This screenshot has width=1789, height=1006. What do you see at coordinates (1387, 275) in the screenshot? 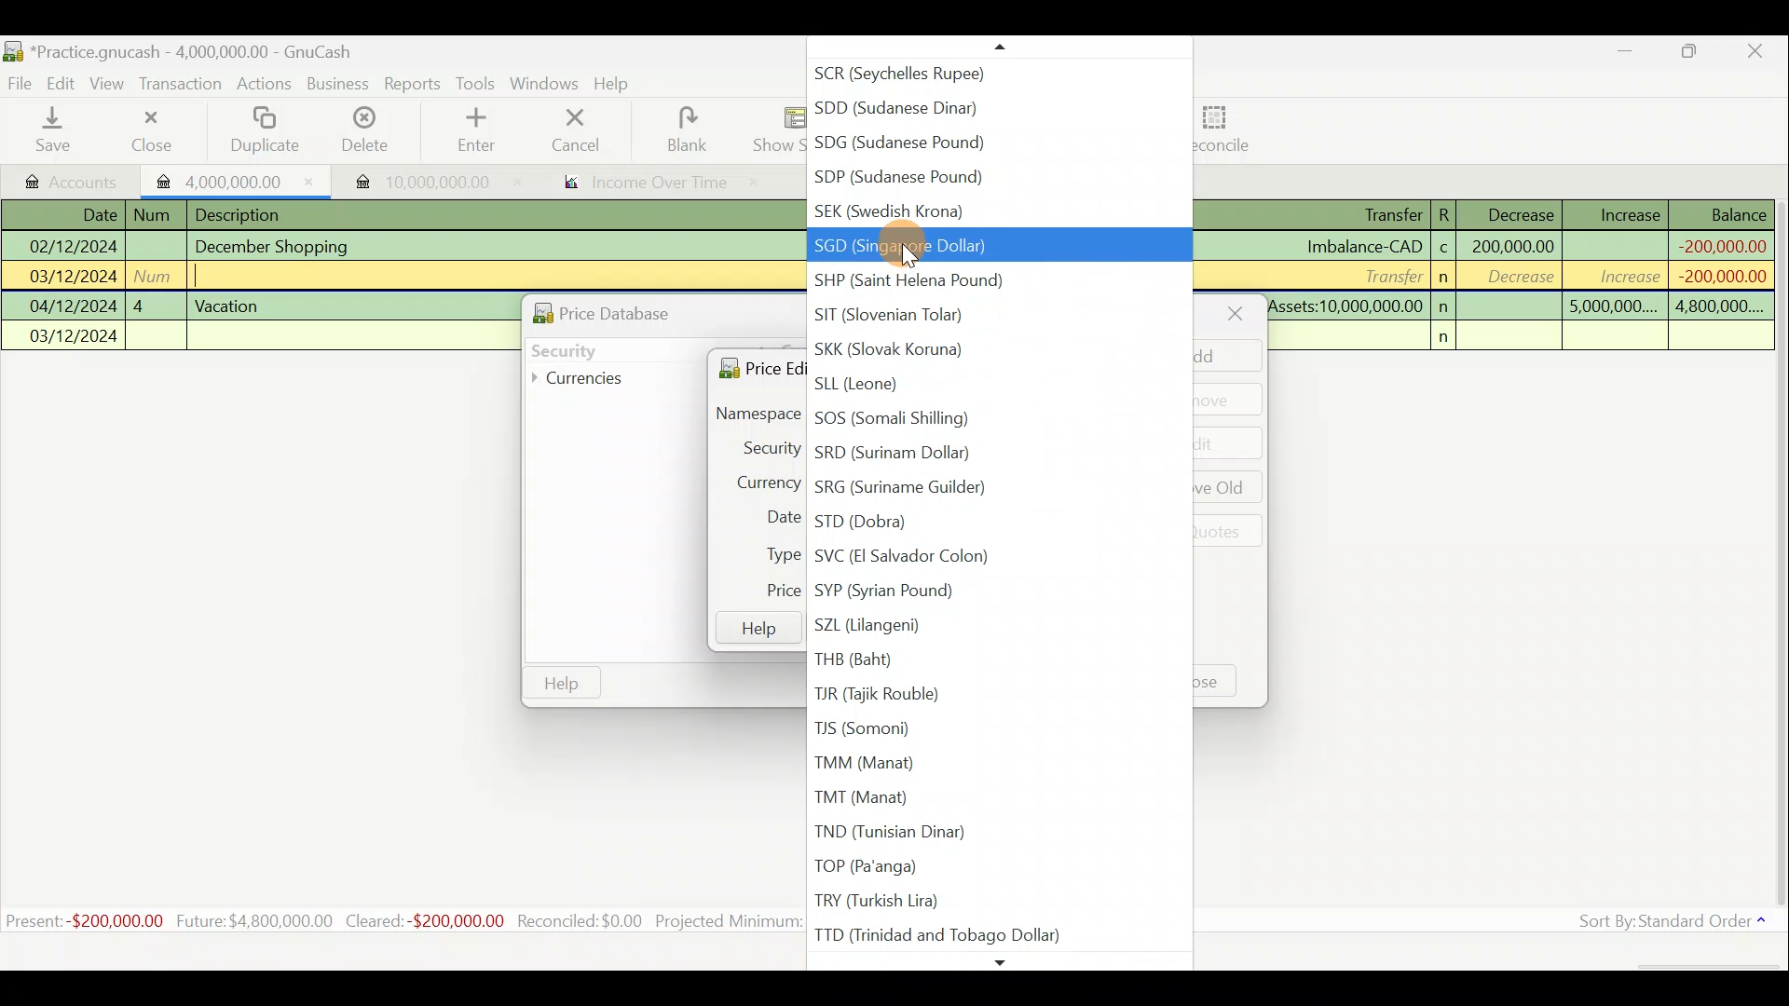
I see `Transfer` at bounding box center [1387, 275].